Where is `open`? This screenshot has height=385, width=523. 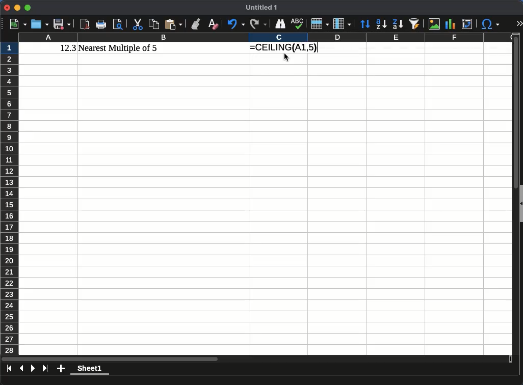 open is located at coordinates (40, 24).